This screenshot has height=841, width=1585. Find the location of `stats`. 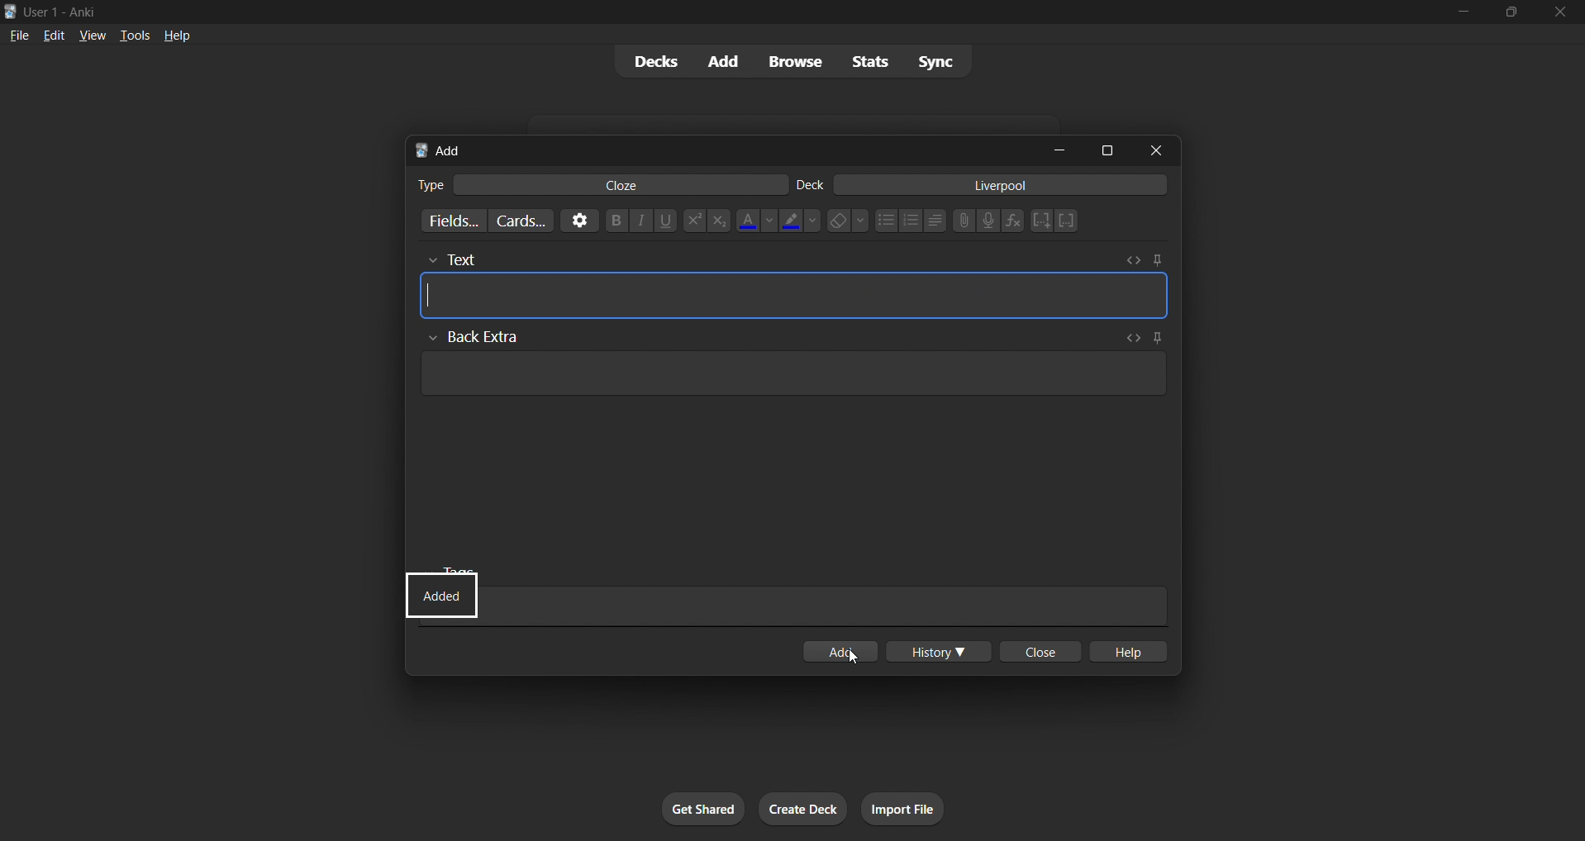

stats is located at coordinates (869, 63).